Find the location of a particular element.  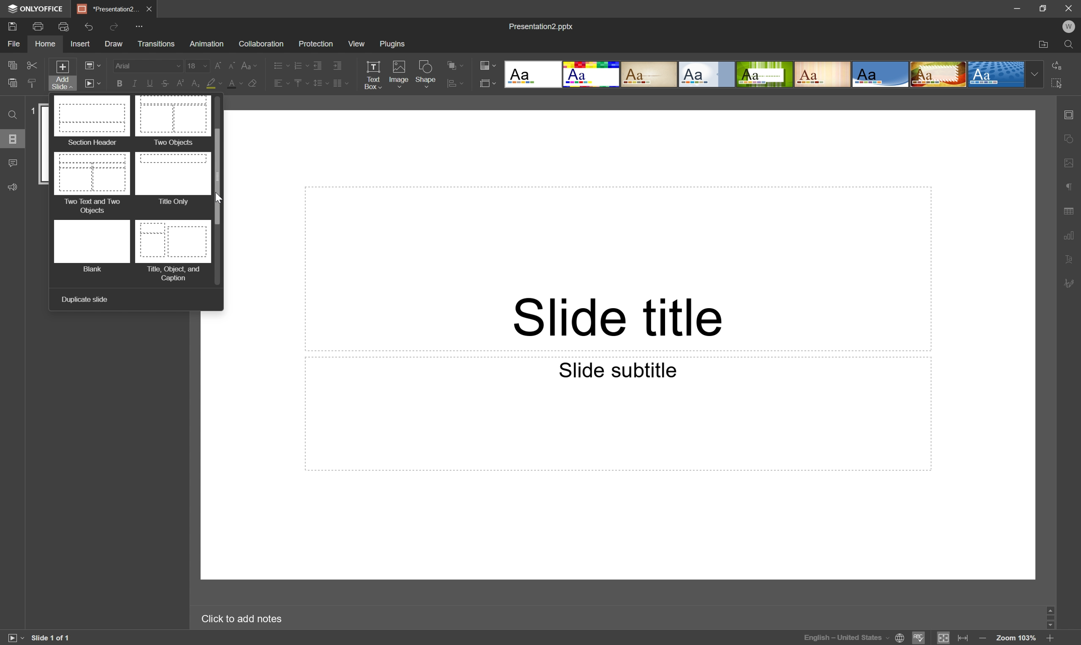

Scroll Down is located at coordinates (1047, 623).